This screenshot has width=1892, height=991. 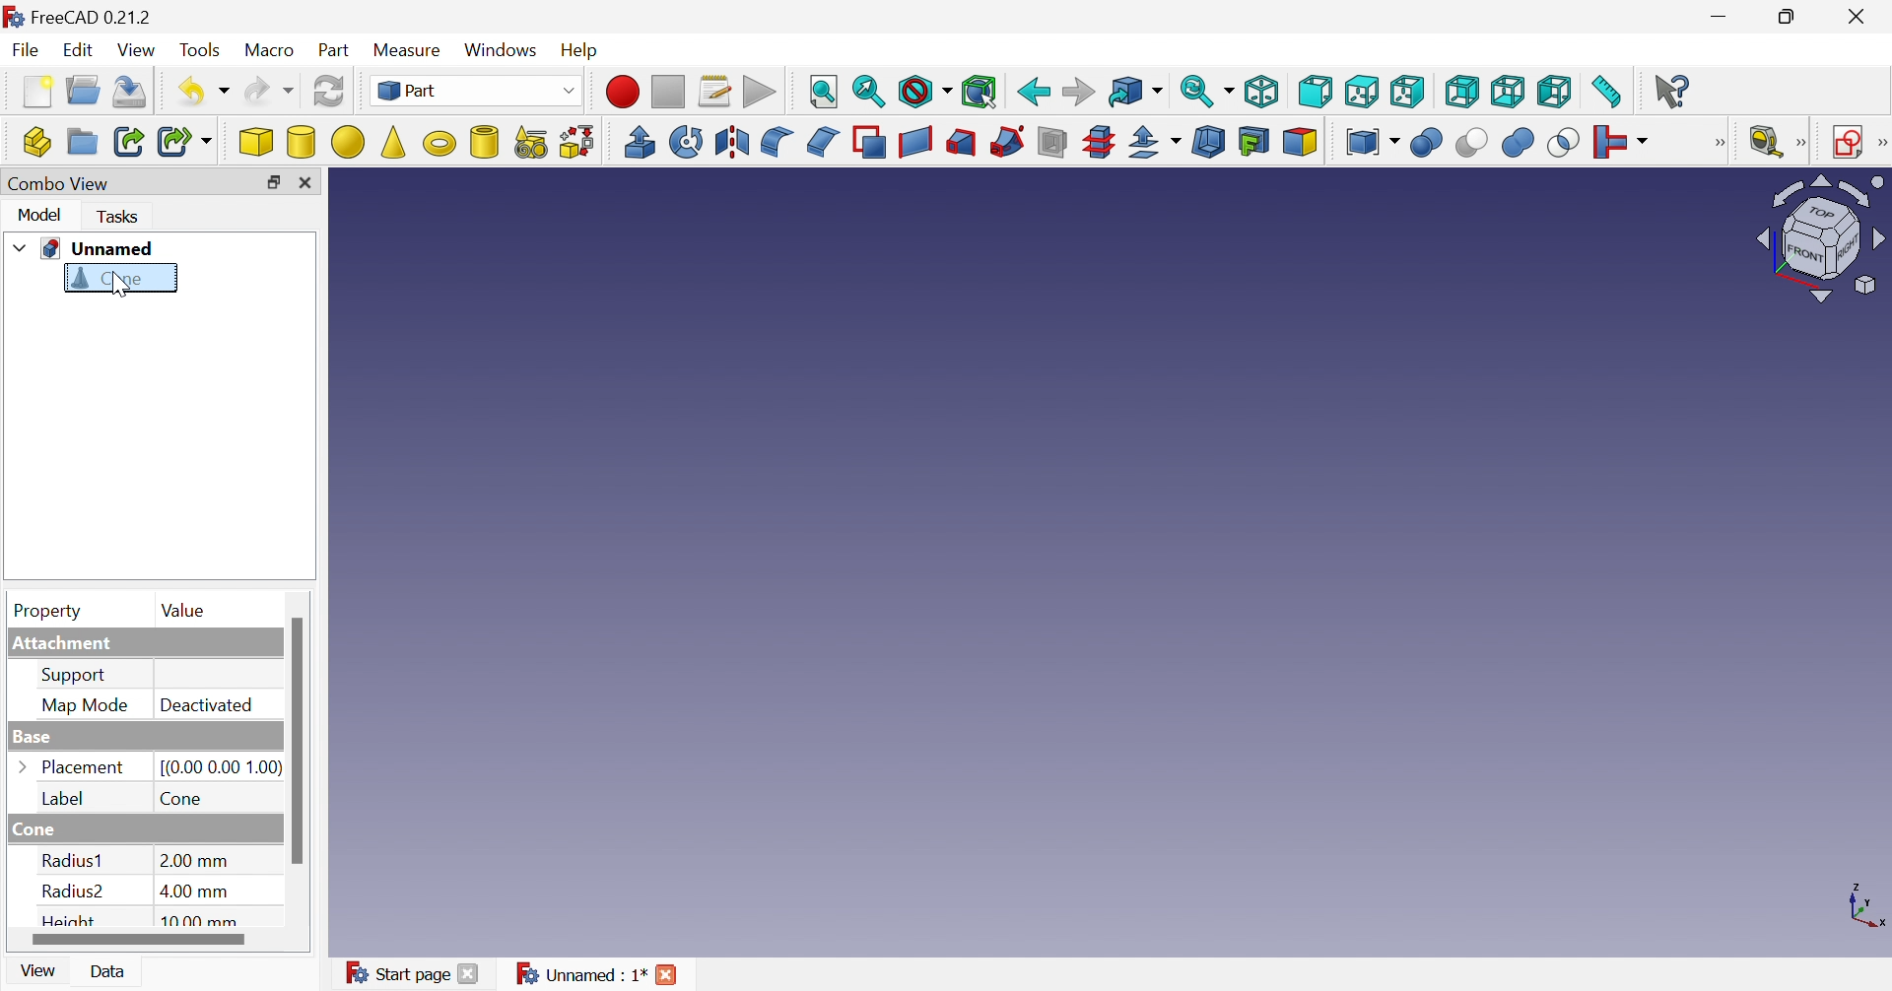 I want to click on Torus, so click(x=437, y=143).